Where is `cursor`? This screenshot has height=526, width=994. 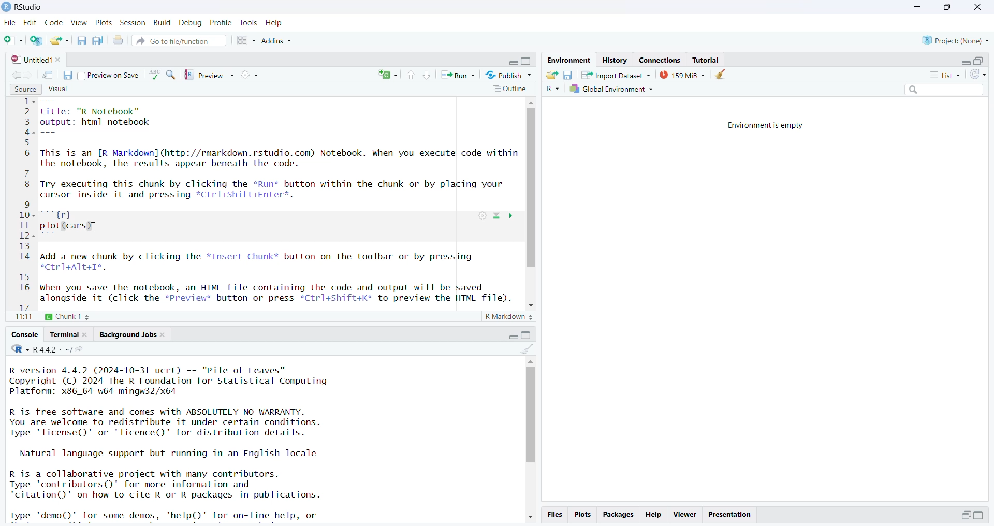
cursor is located at coordinates (94, 227).